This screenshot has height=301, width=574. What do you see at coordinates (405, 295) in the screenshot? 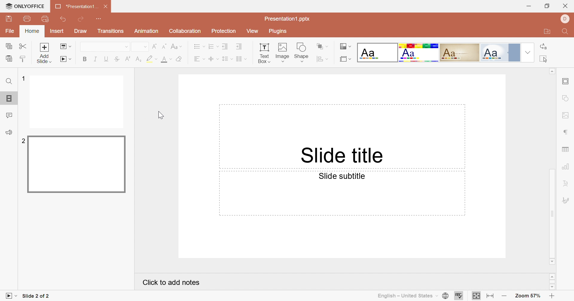
I see `English - United States` at bounding box center [405, 295].